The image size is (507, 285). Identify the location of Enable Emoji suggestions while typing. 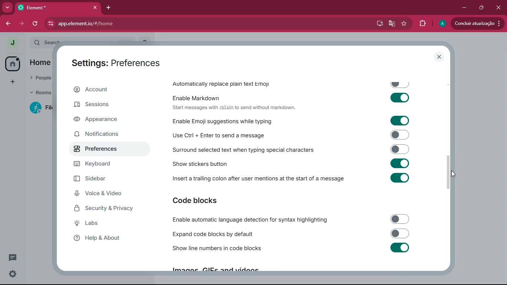
(295, 121).